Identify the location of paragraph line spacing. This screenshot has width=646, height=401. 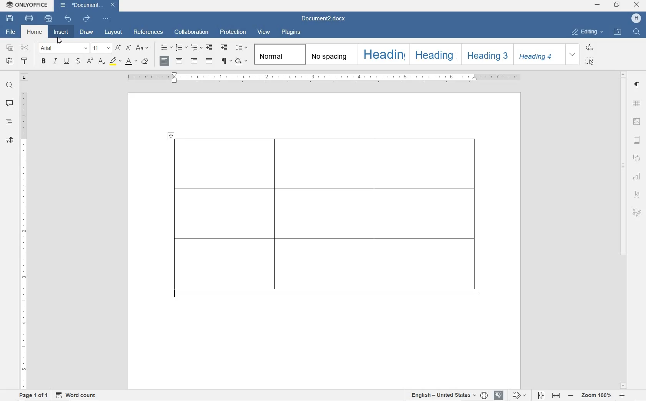
(241, 48).